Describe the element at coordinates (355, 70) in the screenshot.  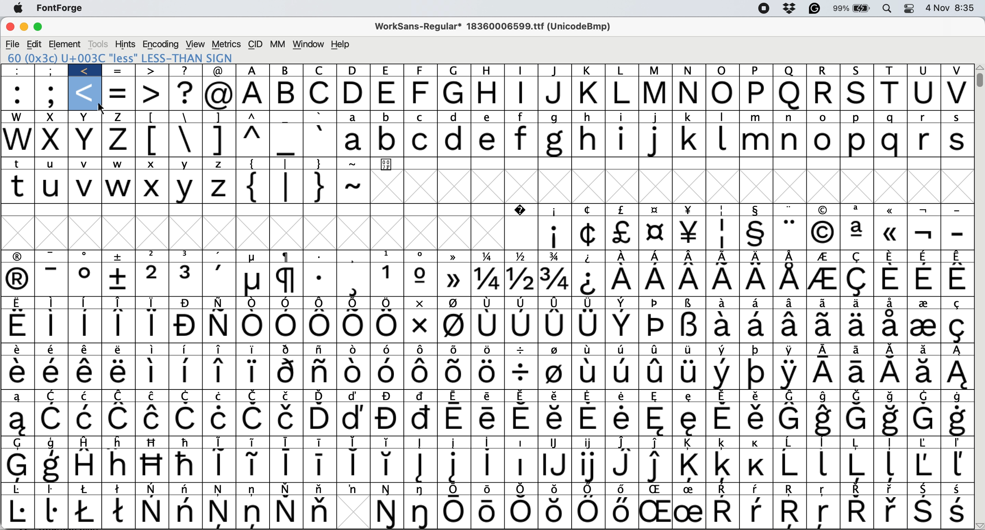
I see `d` at that location.